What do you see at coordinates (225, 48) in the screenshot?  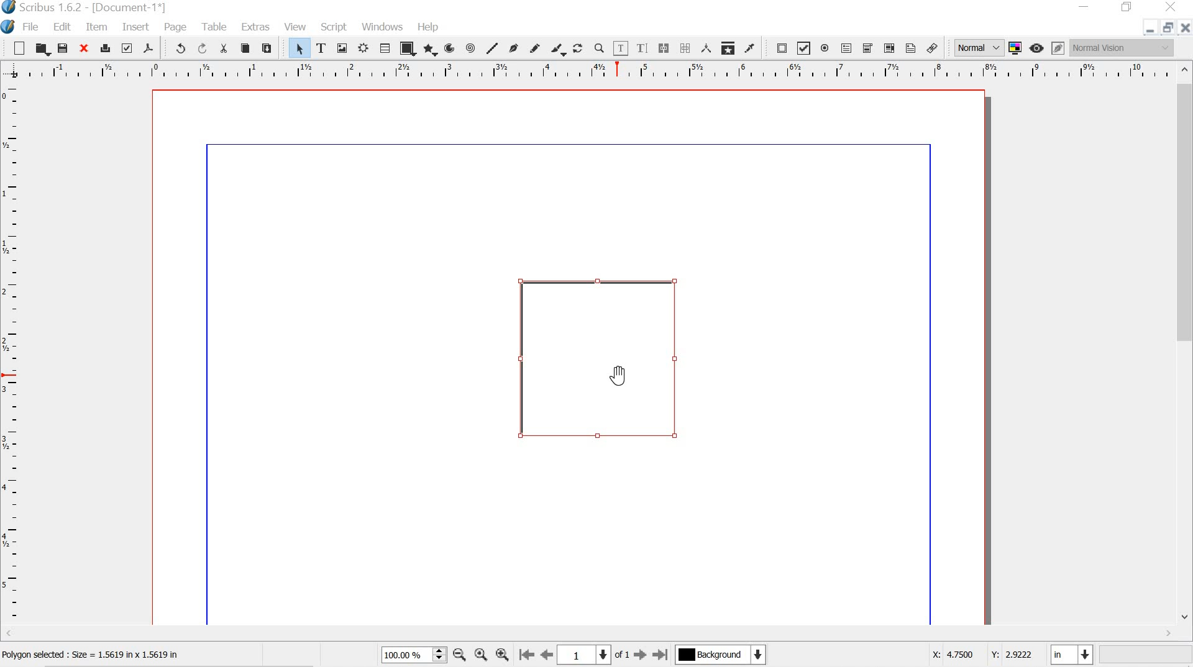 I see `cut` at bounding box center [225, 48].